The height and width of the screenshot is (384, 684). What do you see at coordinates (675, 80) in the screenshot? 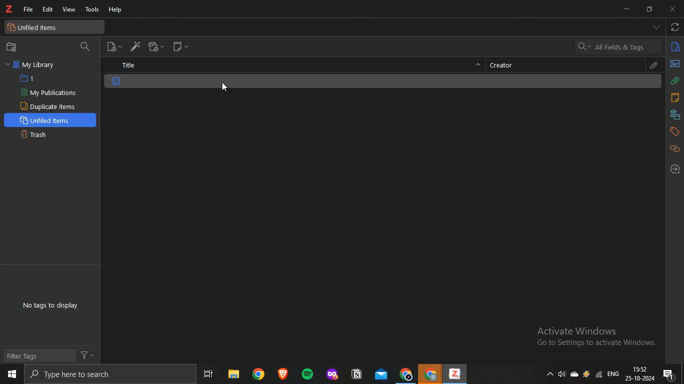
I see `attachments` at bounding box center [675, 80].